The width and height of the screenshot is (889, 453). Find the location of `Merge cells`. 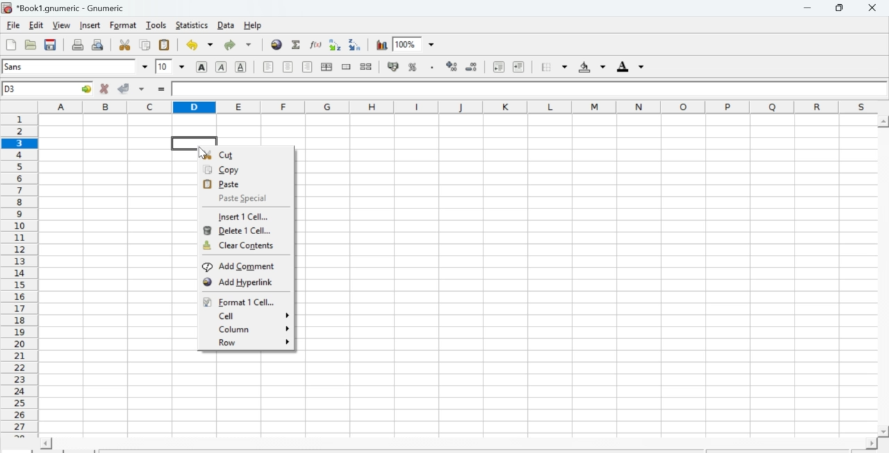

Merge cells is located at coordinates (347, 67).